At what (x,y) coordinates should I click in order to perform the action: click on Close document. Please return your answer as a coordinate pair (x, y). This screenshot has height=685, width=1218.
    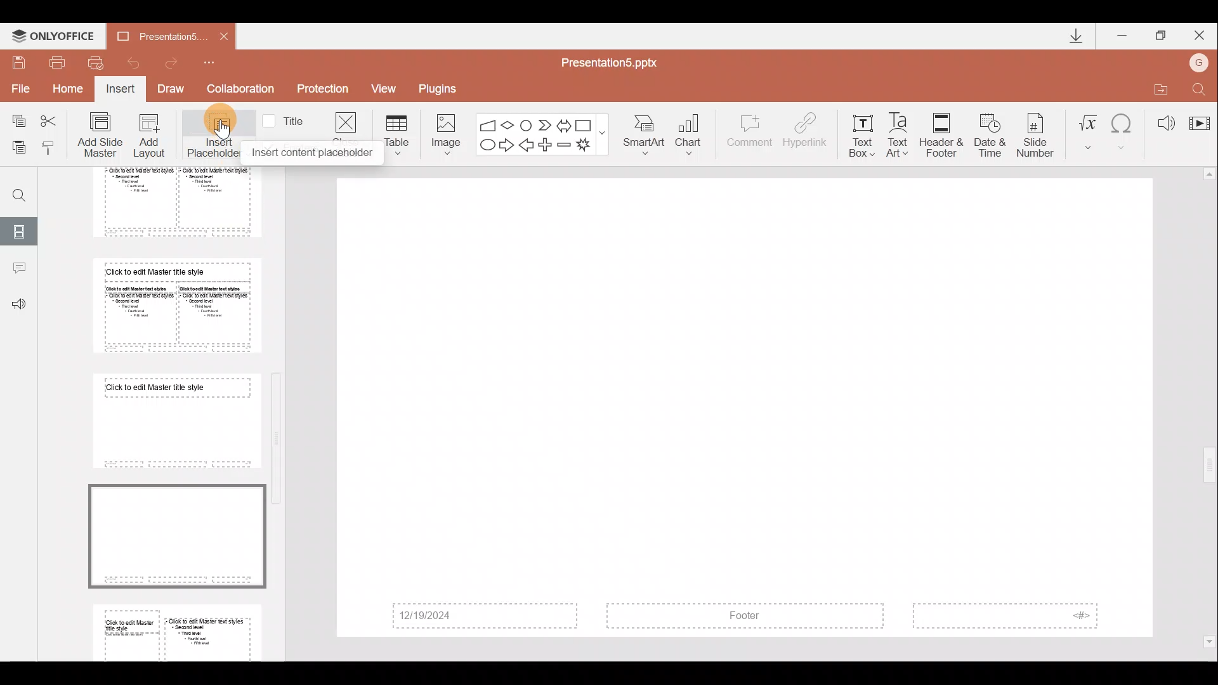
    Looking at the image, I should click on (220, 36).